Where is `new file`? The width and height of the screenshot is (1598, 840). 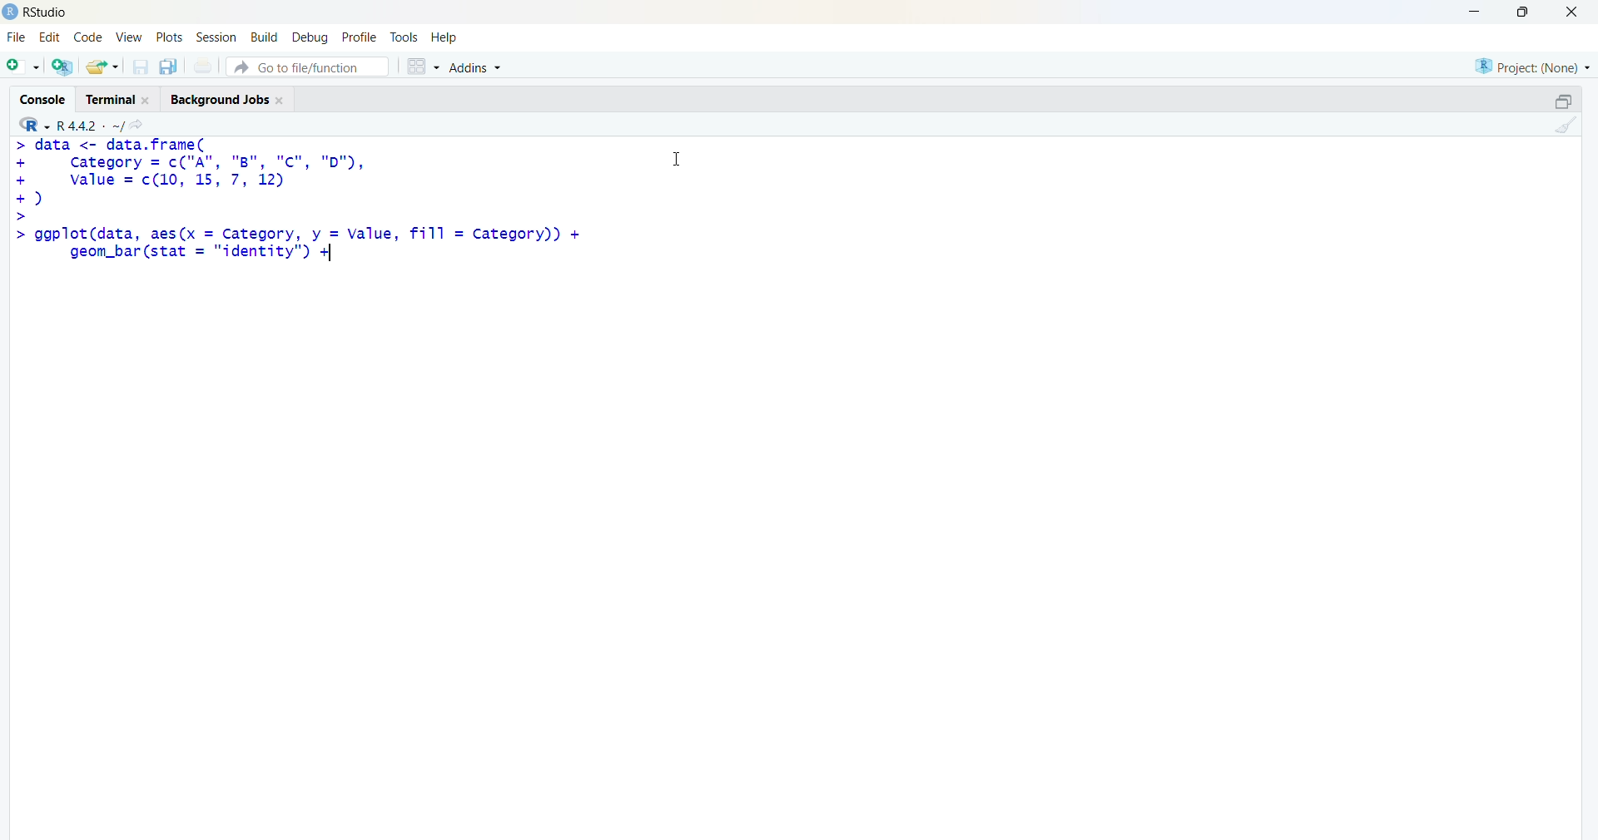 new file is located at coordinates (22, 64).